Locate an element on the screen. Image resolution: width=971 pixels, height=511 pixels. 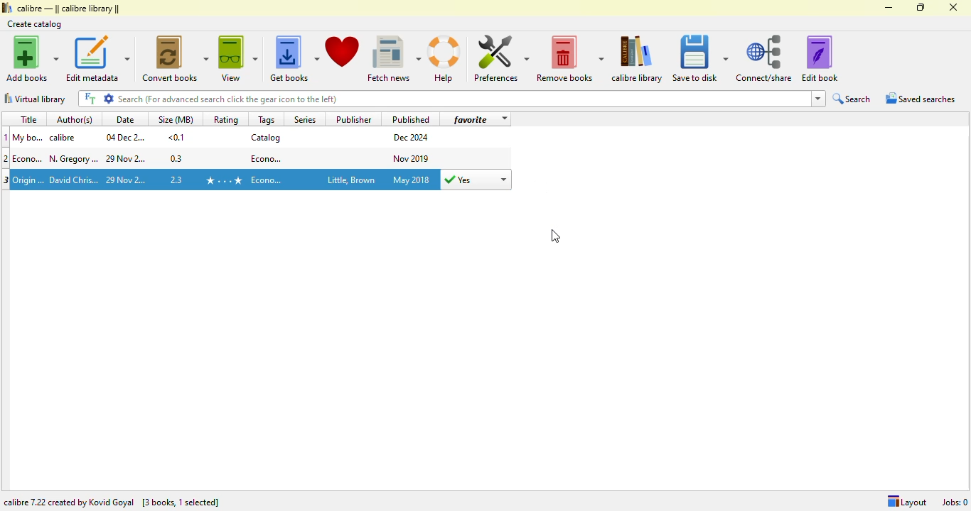
create catalog is located at coordinates (35, 24).